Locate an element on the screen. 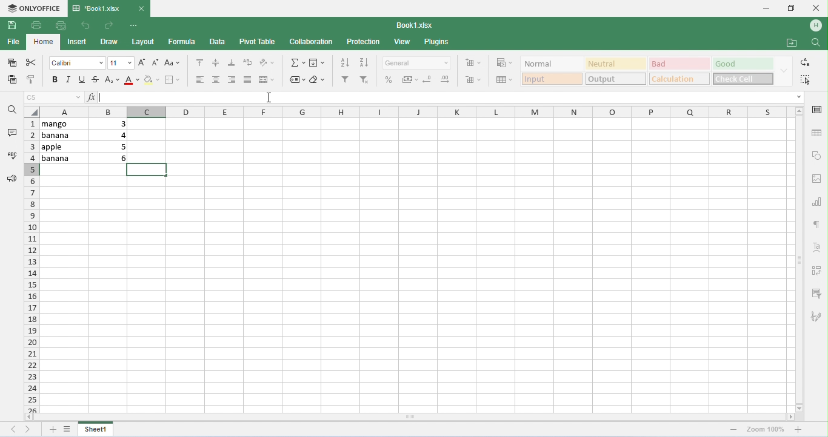 This screenshot has width=828, height=437. select all cells is located at coordinates (32, 111).